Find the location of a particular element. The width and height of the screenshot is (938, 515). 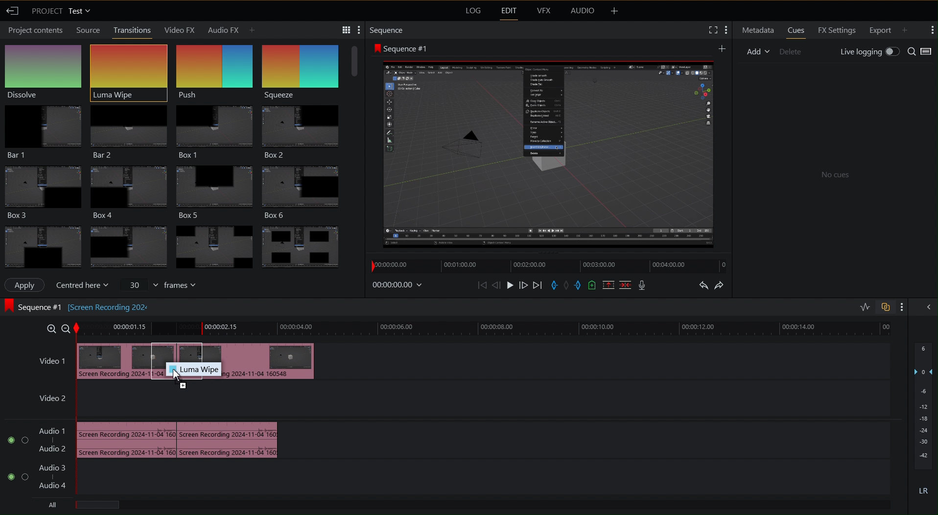

Settings is located at coordinates (343, 29).